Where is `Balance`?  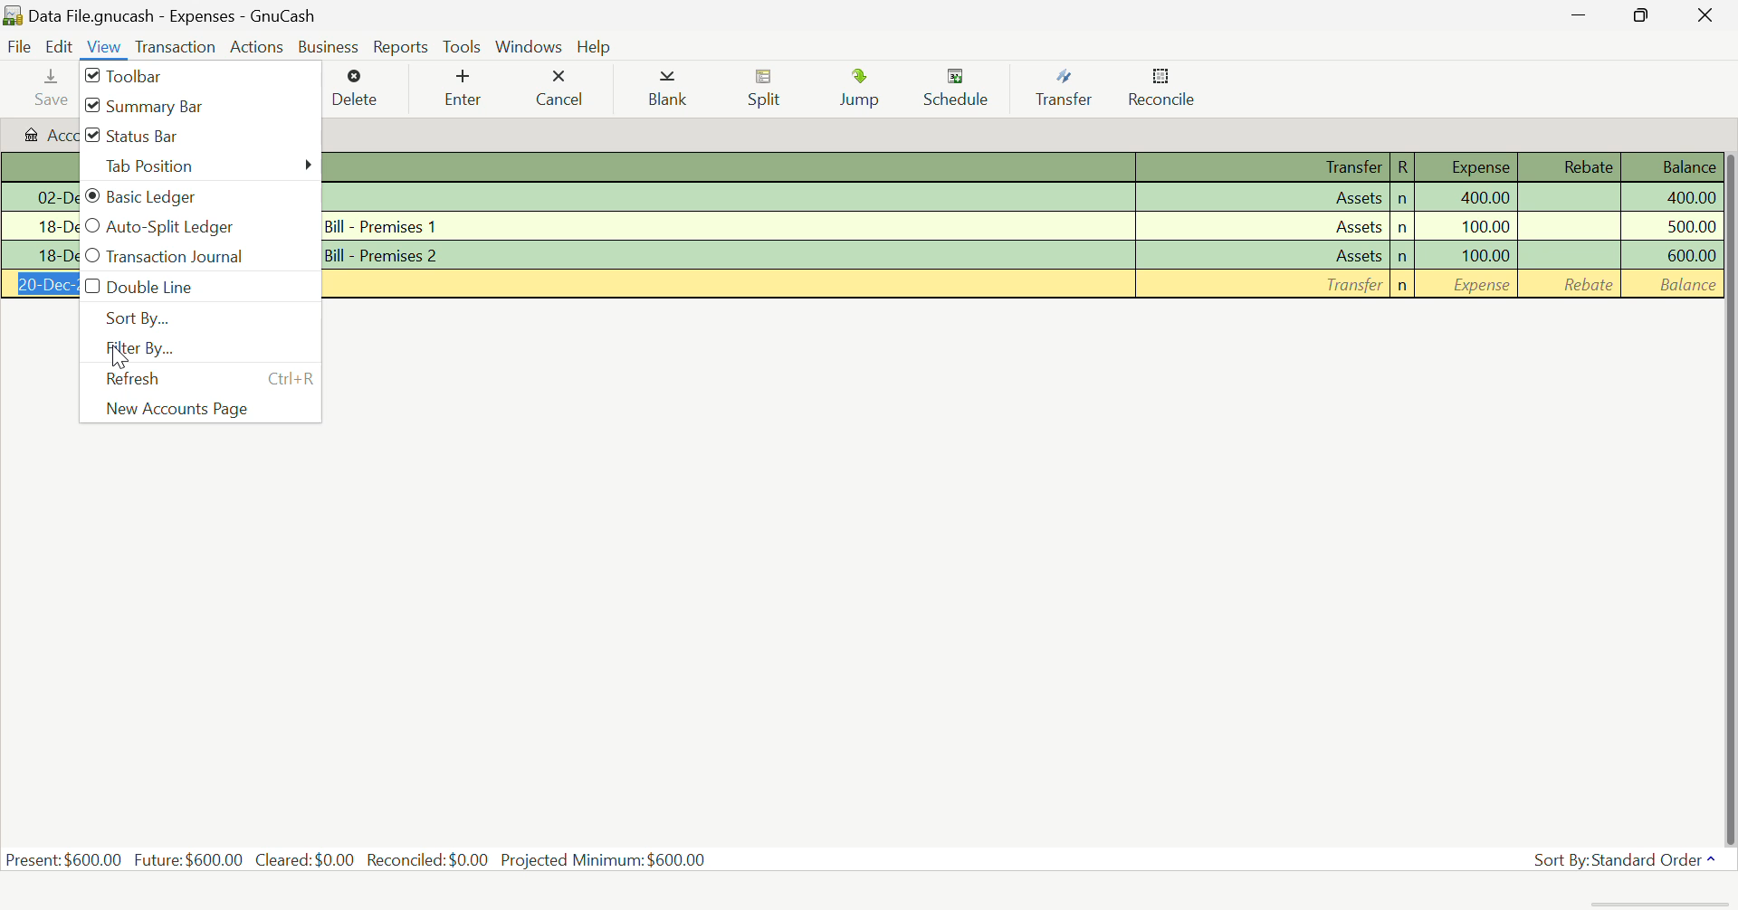 Balance is located at coordinates (1671, 285).